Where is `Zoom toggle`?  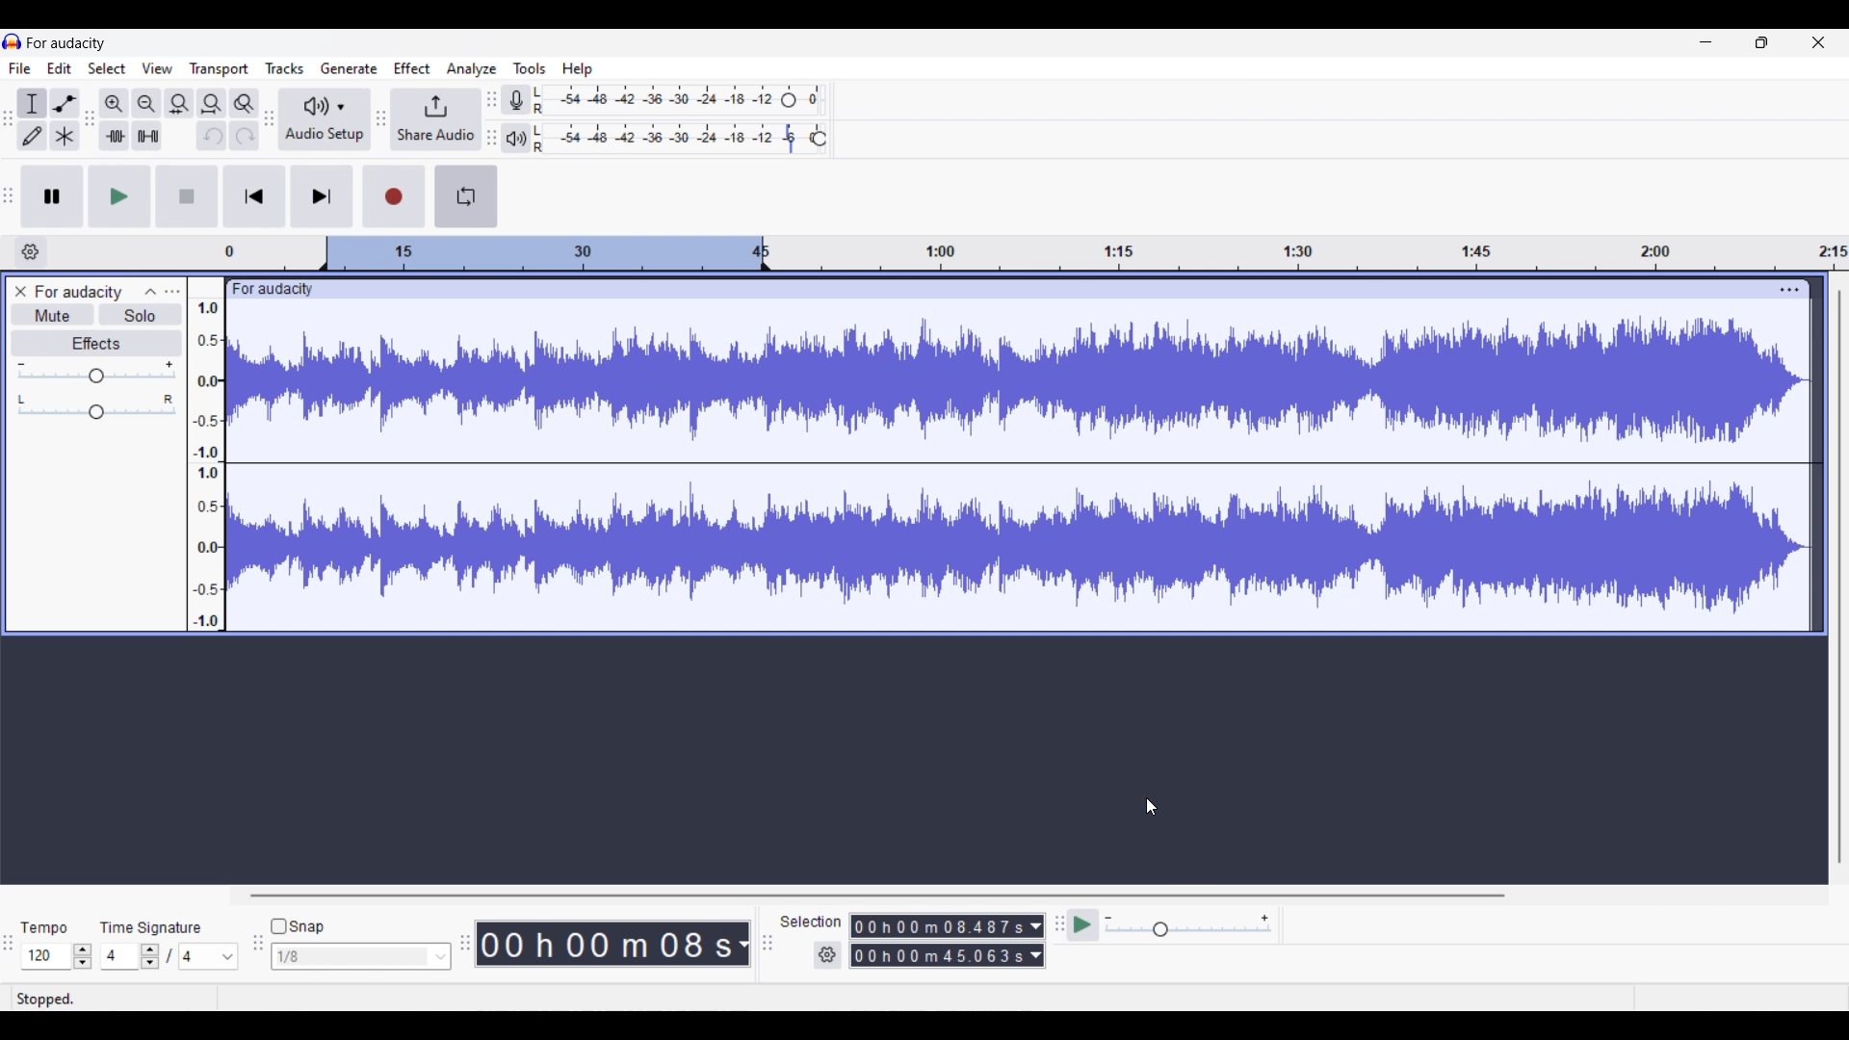 Zoom toggle is located at coordinates (244, 104).